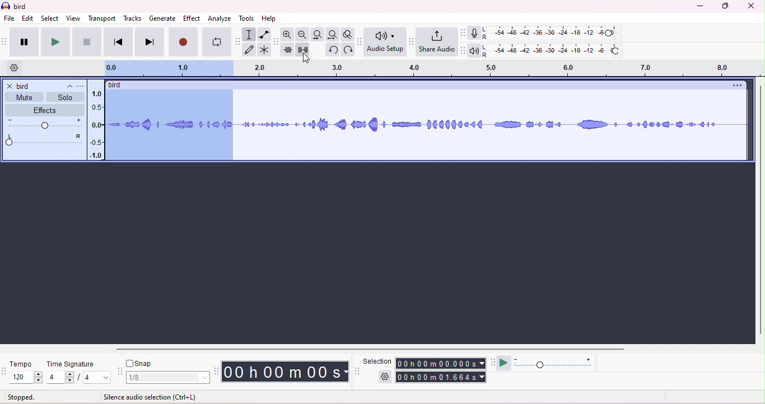  Describe the element at coordinates (6, 7) in the screenshot. I see `logo` at that location.